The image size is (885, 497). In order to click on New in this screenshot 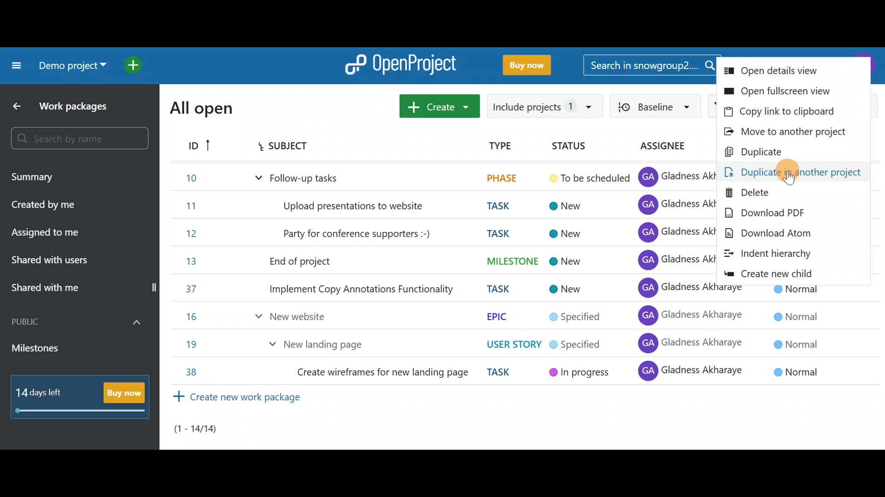, I will do `click(566, 232)`.